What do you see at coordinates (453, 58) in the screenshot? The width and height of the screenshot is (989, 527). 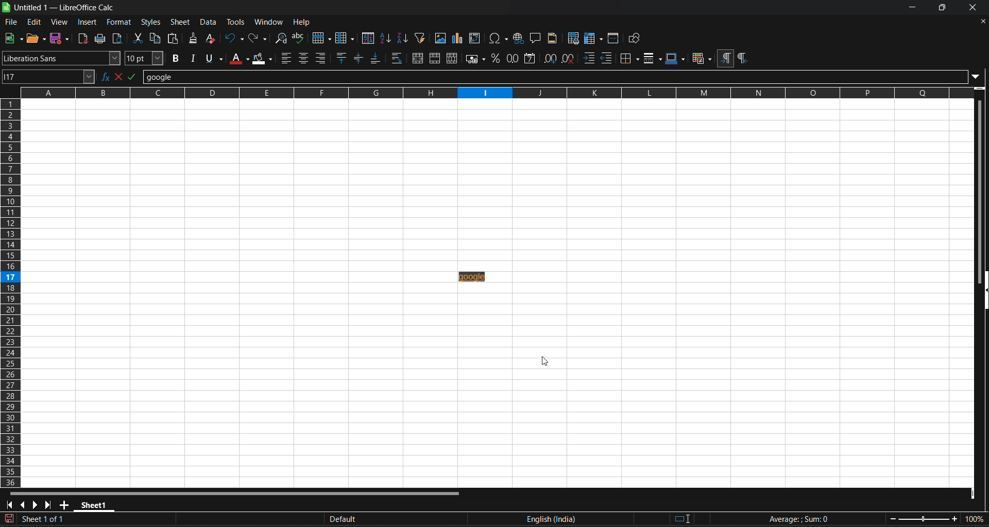 I see `unmerge cells` at bounding box center [453, 58].